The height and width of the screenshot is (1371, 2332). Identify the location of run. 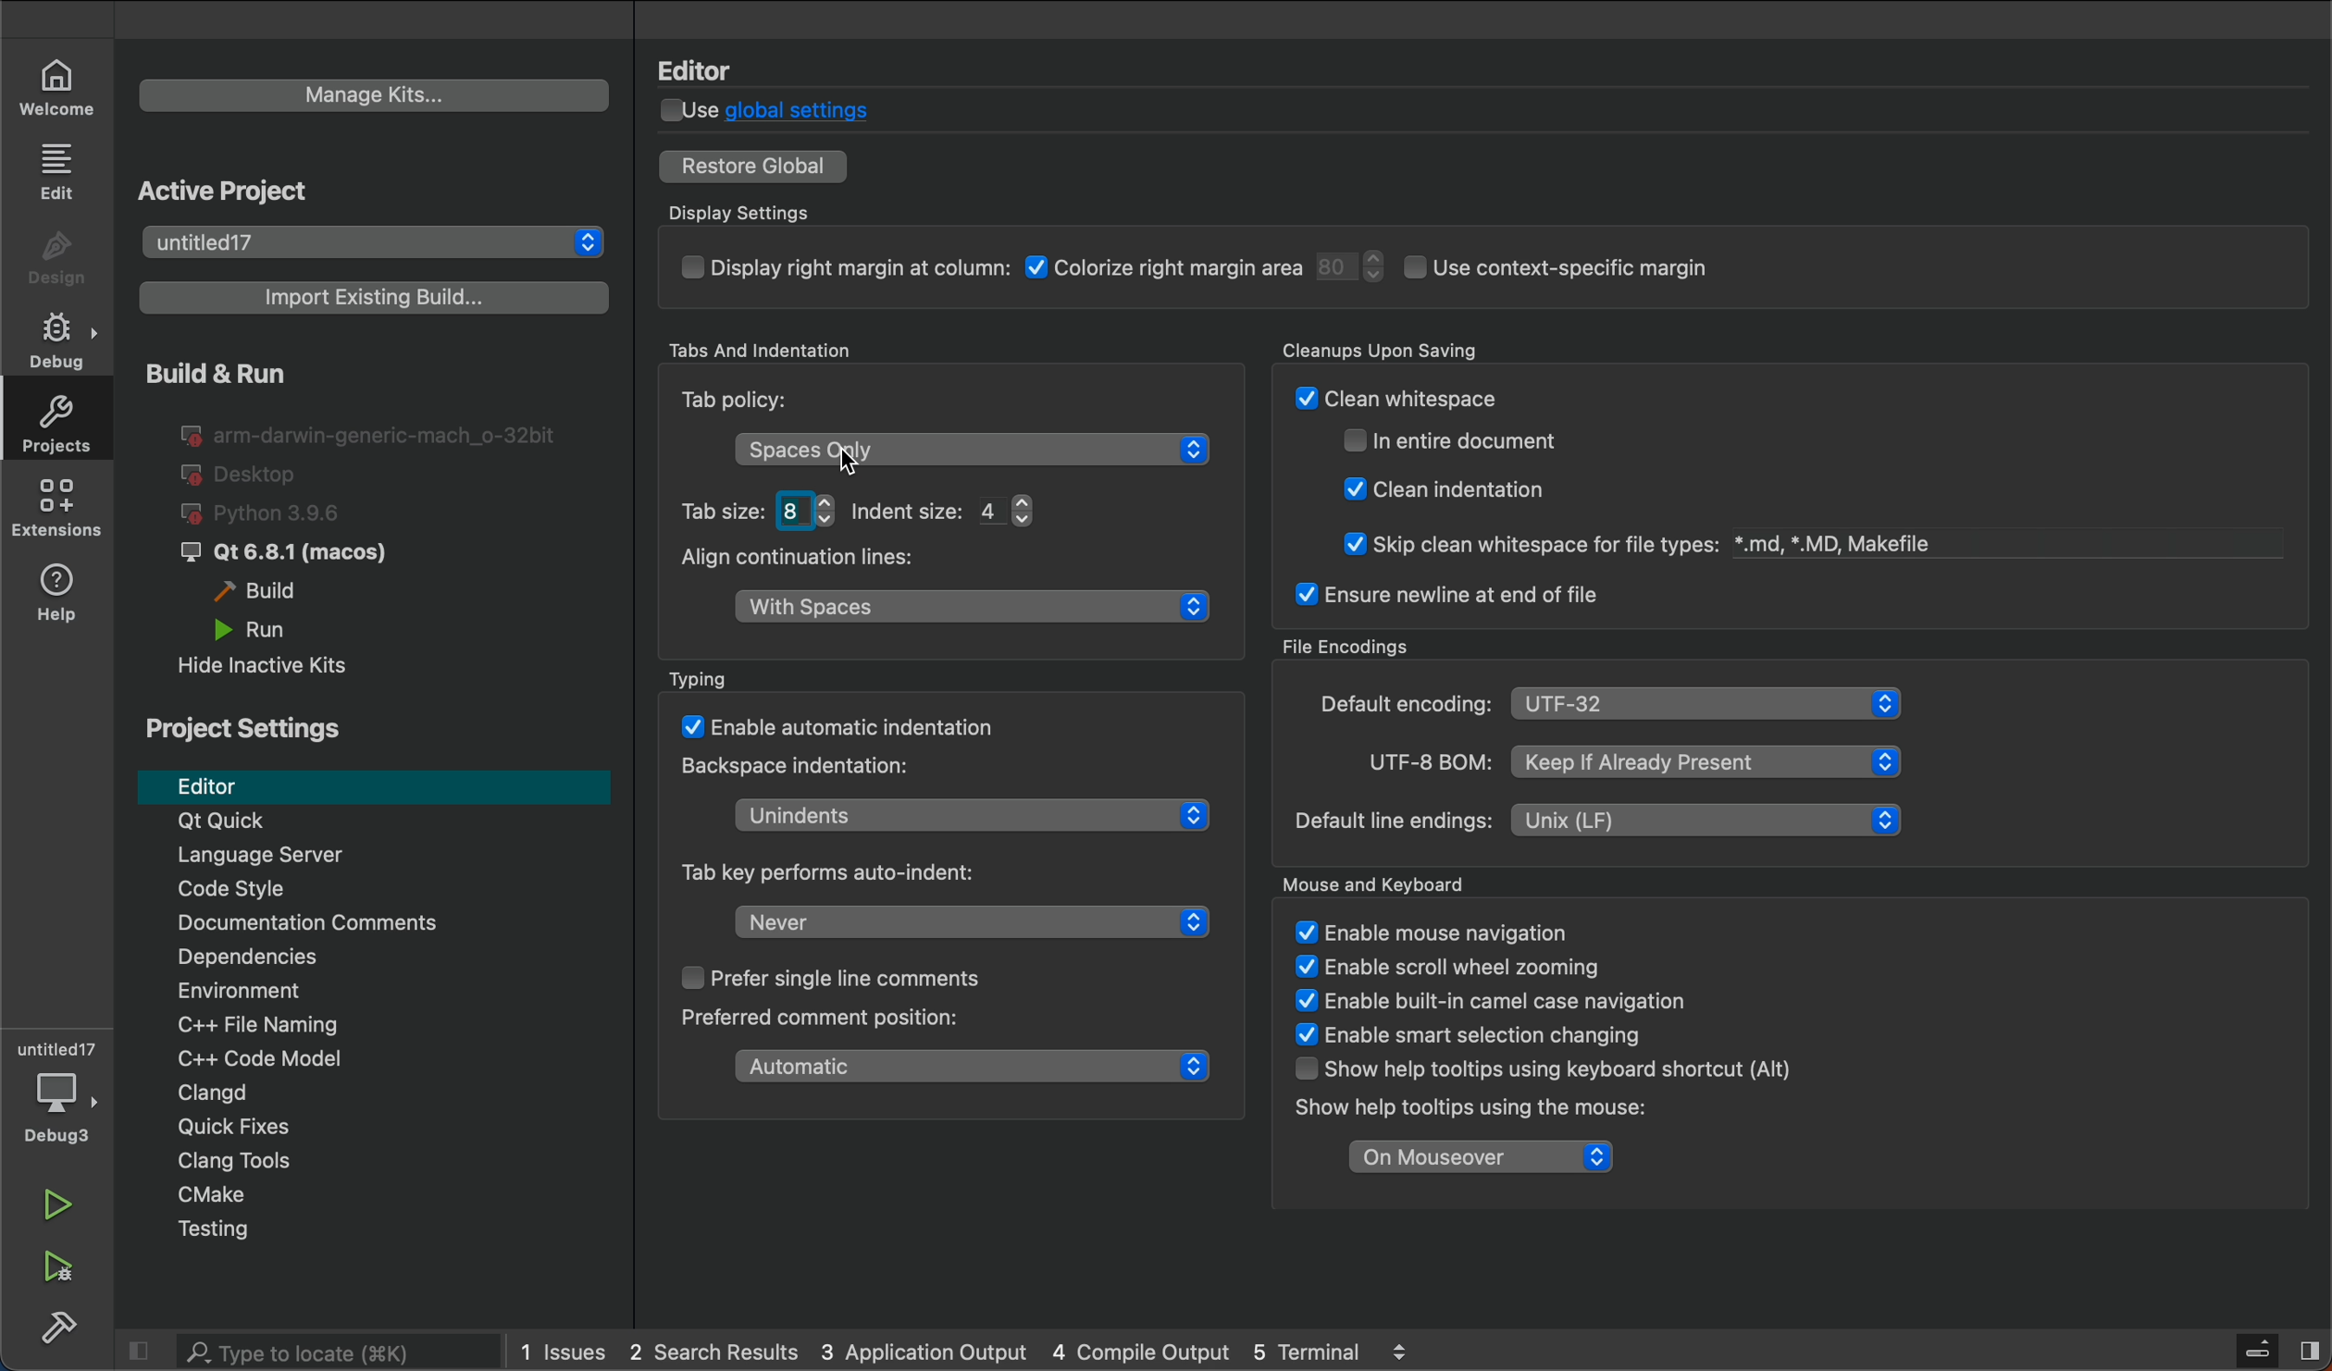
(62, 1206).